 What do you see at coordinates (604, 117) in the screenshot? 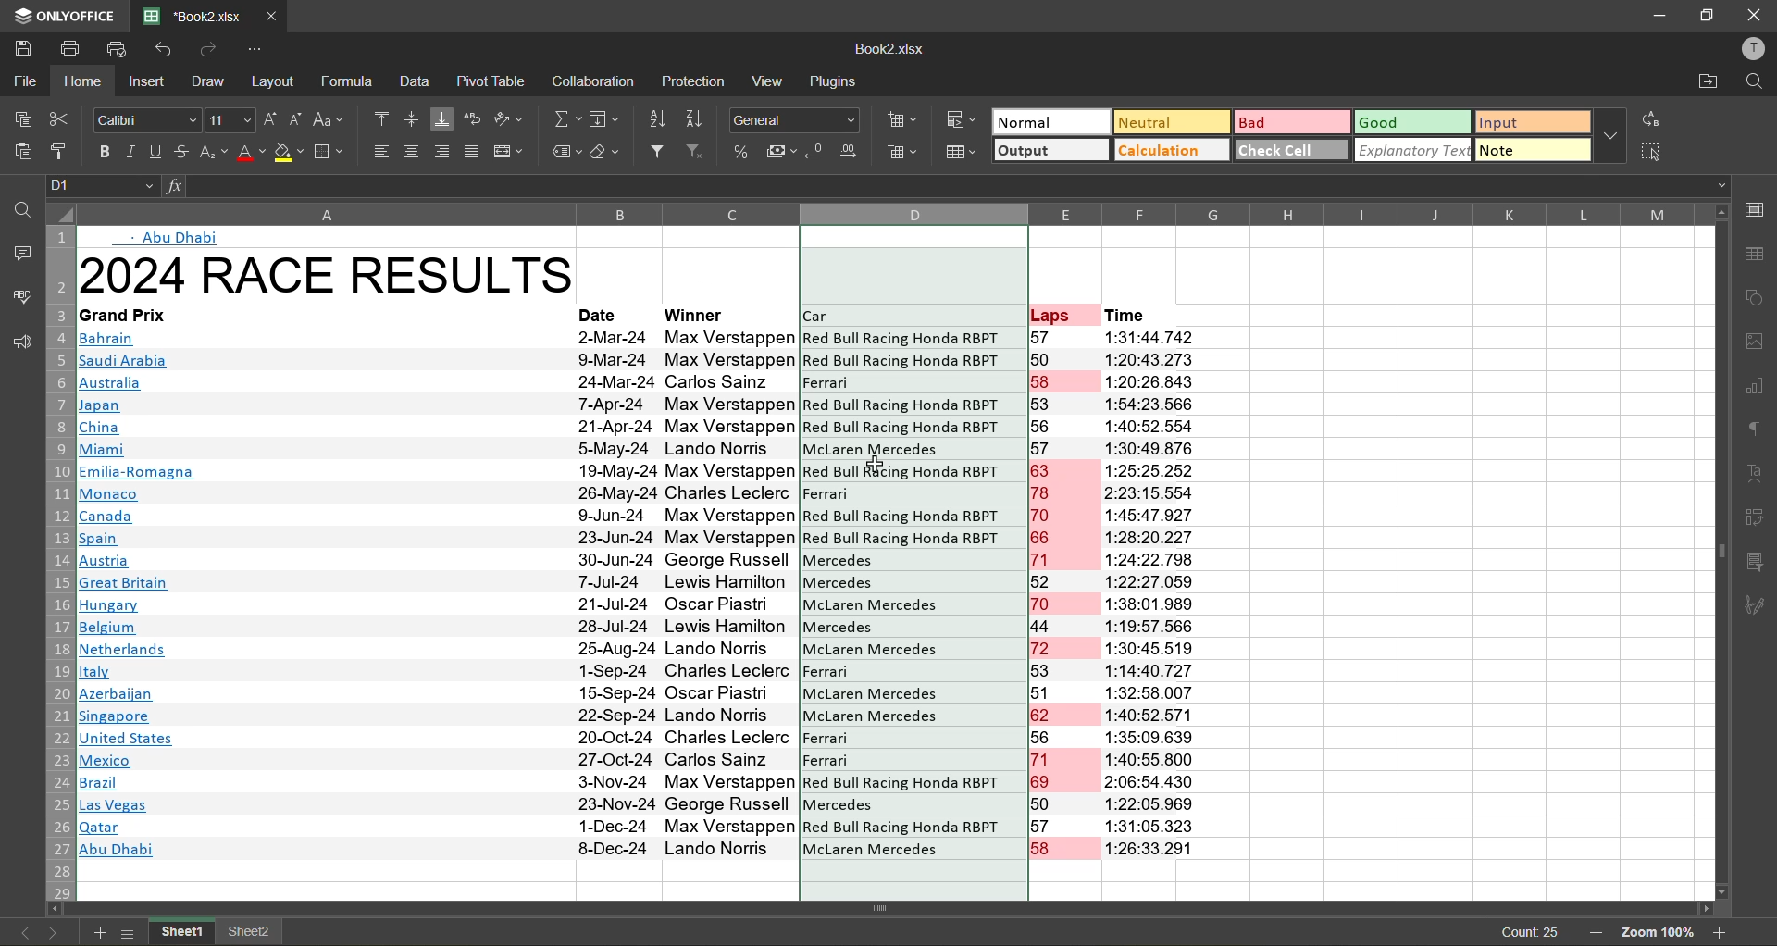
I see `fields` at bounding box center [604, 117].